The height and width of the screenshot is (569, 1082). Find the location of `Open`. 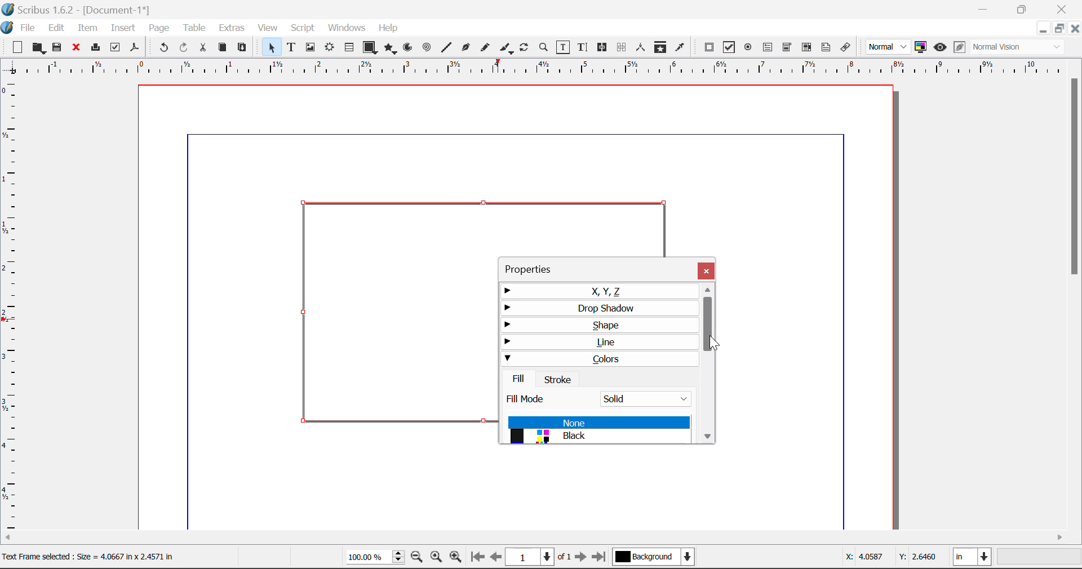

Open is located at coordinates (38, 48).